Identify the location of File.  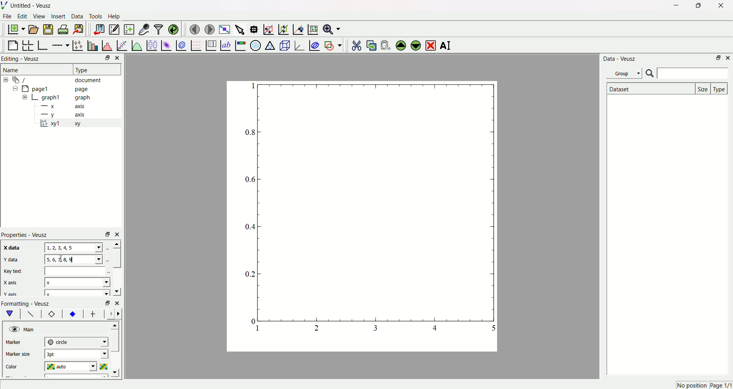
(8, 17).